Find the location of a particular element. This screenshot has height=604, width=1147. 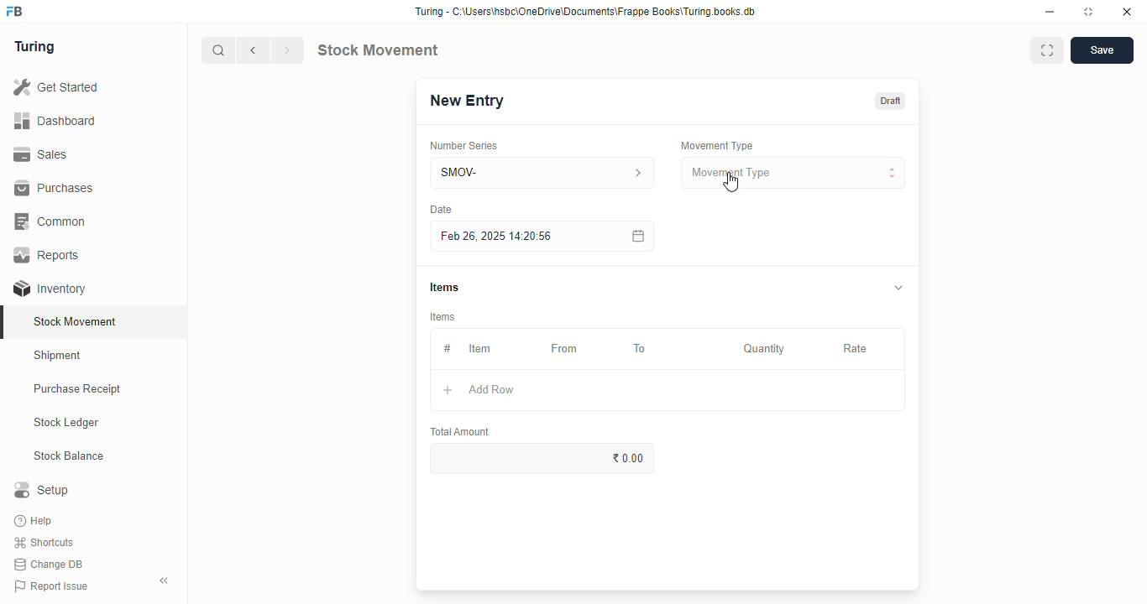

common is located at coordinates (52, 221).